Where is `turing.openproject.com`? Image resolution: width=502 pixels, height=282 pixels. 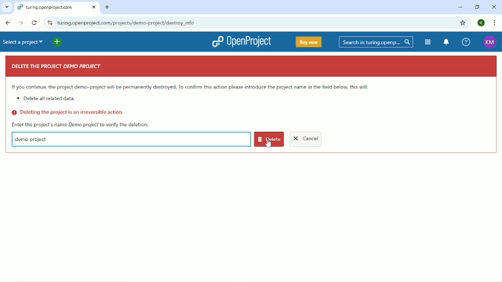
turing.openproject.com is located at coordinates (56, 8).